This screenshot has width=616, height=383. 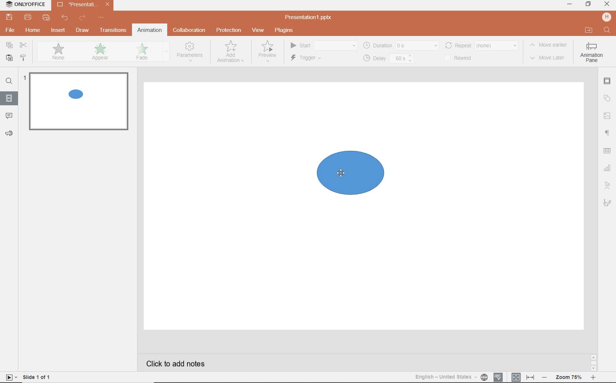 What do you see at coordinates (569, 4) in the screenshot?
I see `MINIMIZE` at bounding box center [569, 4].